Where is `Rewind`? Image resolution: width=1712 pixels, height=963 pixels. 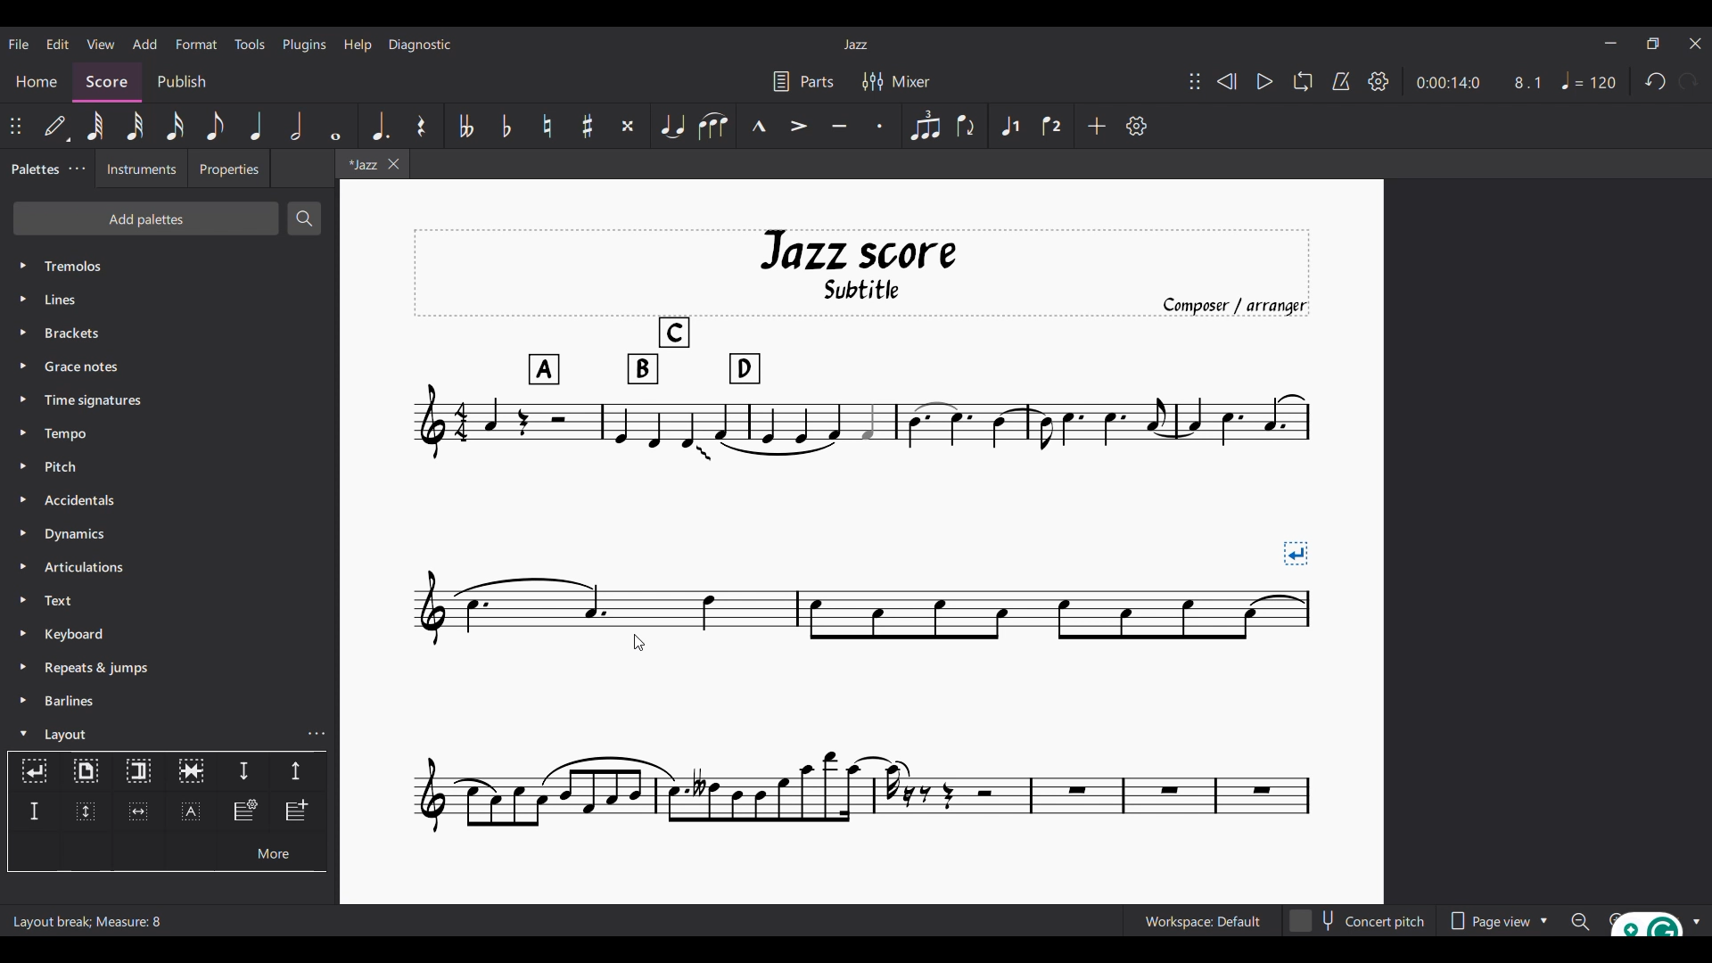
Rewind is located at coordinates (1226, 81).